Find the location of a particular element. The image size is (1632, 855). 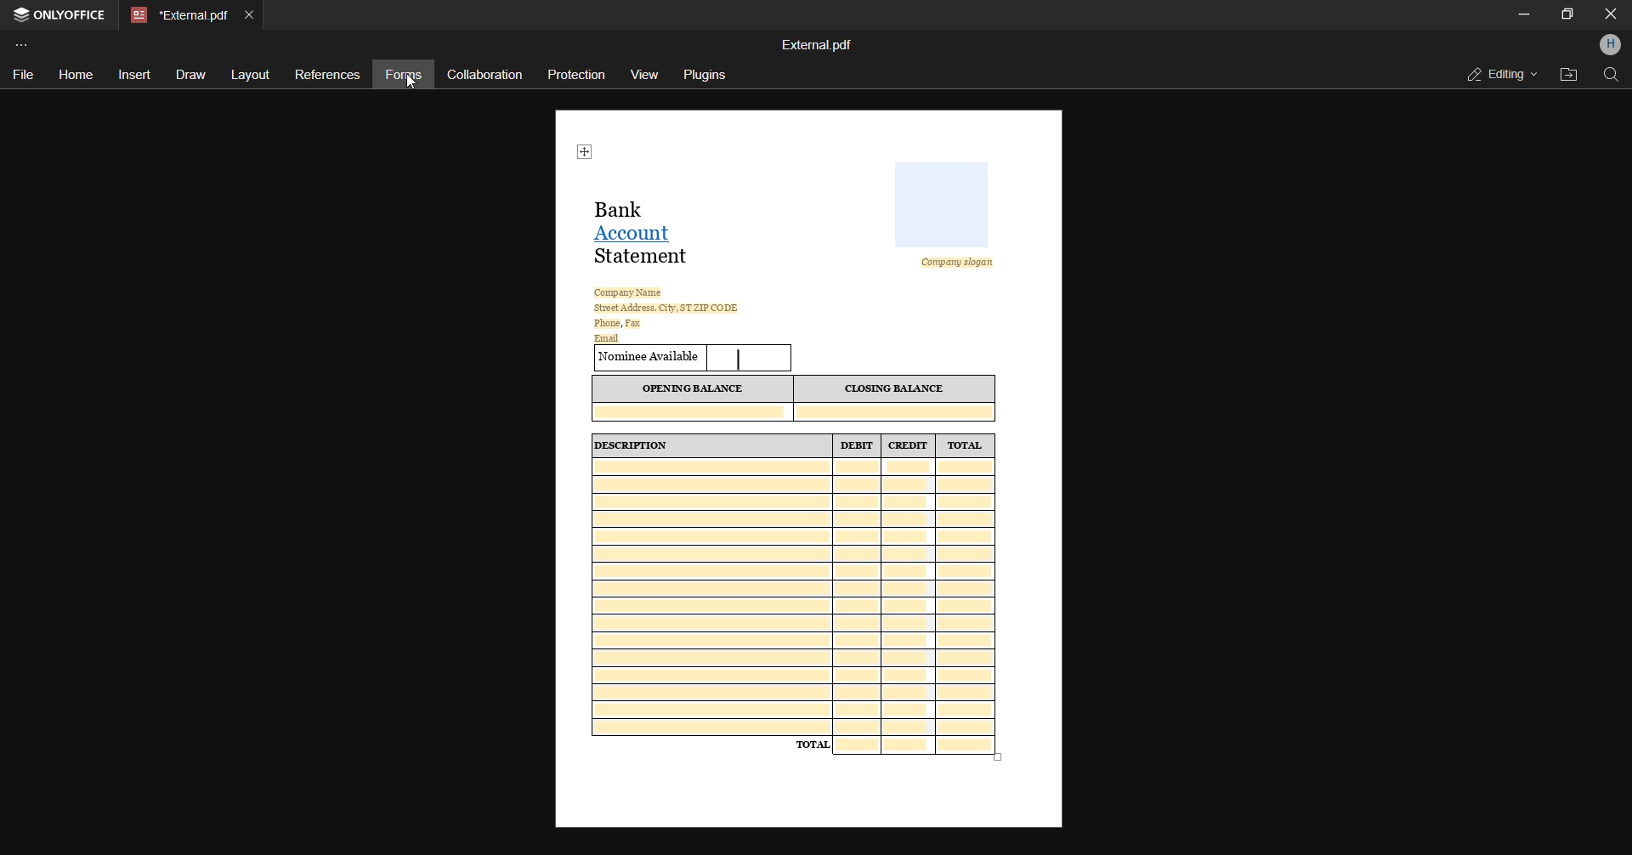

current open pdf is located at coordinates (178, 15).